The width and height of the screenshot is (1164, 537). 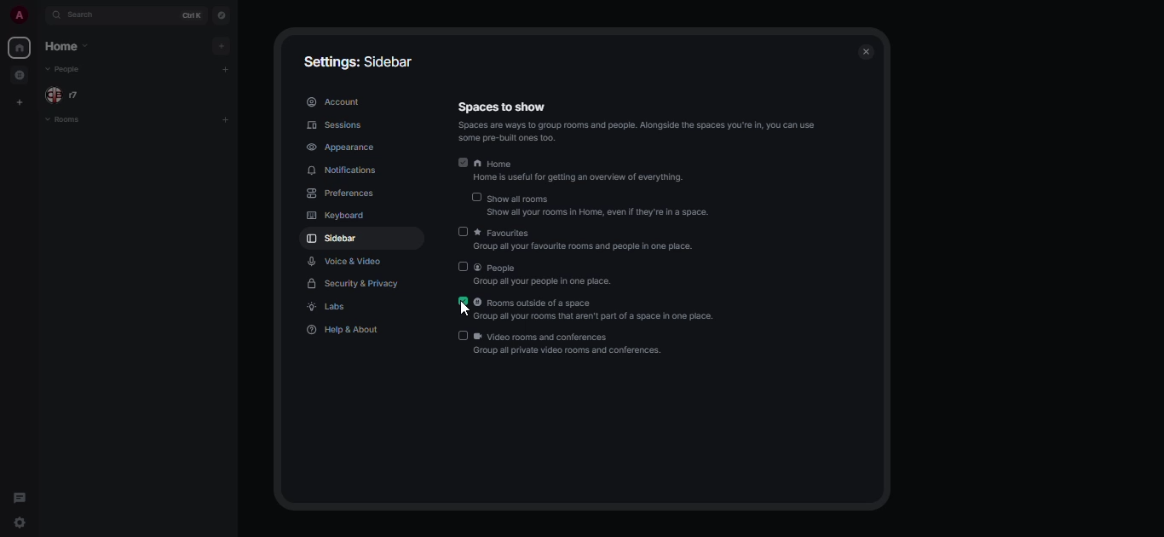 I want to click on home, so click(x=19, y=47).